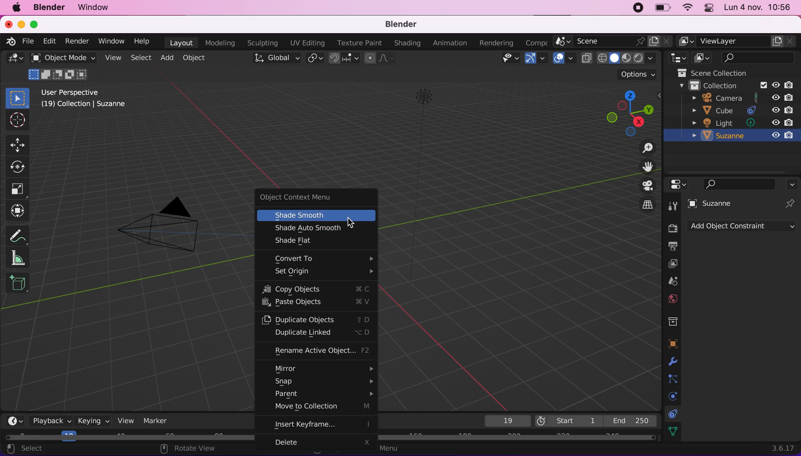  What do you see at coordinates (671, 395) in the screenshot?
I see `physics` at bounding box center [671, 395].